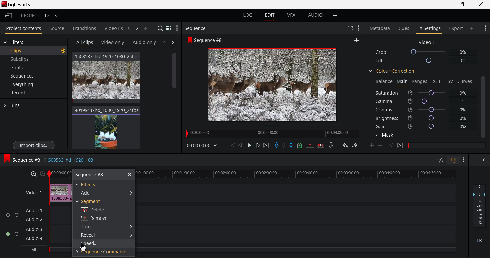  What do you see at coordinates (486, 29) in the screenshot?
I see `Show Settings` at bounding box center [486, 29].